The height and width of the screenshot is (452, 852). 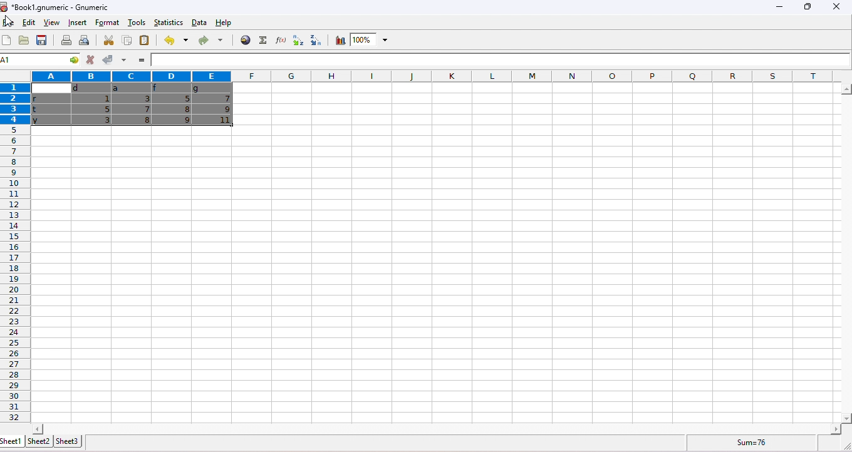 What do you see at coordinates (754, 442) in the screenshot?
I see `sum=76` at bounding box center [754, 442].